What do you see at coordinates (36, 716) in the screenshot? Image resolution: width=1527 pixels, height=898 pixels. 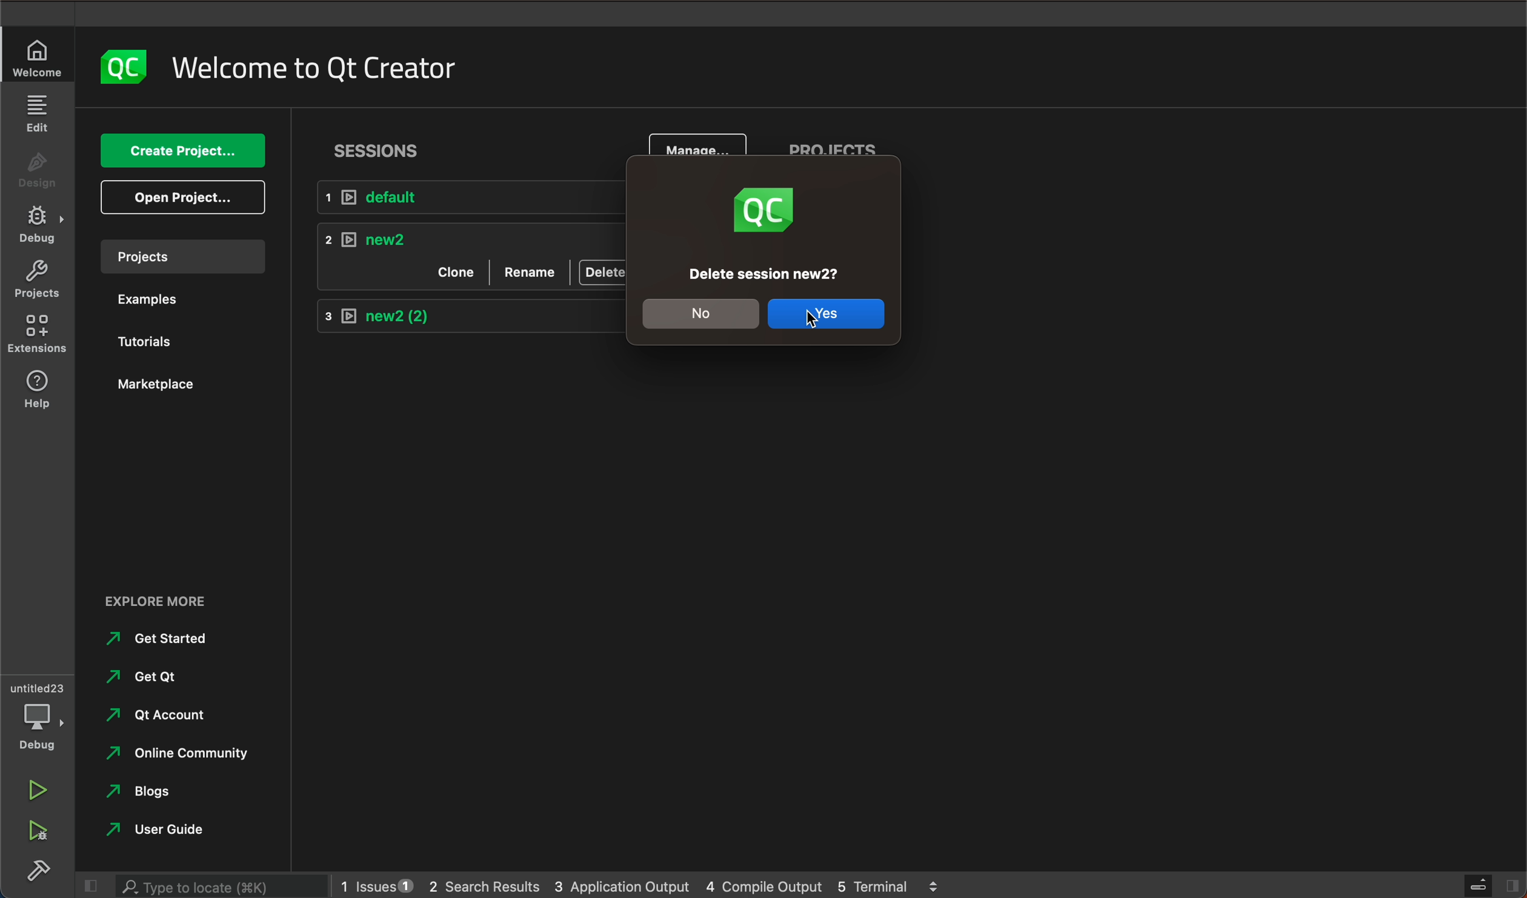 I see `debug` at bounding box center [36, 716].